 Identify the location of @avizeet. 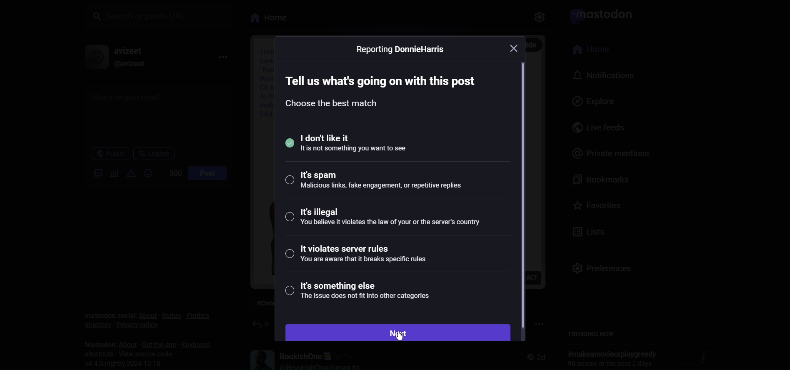
(127, 64).